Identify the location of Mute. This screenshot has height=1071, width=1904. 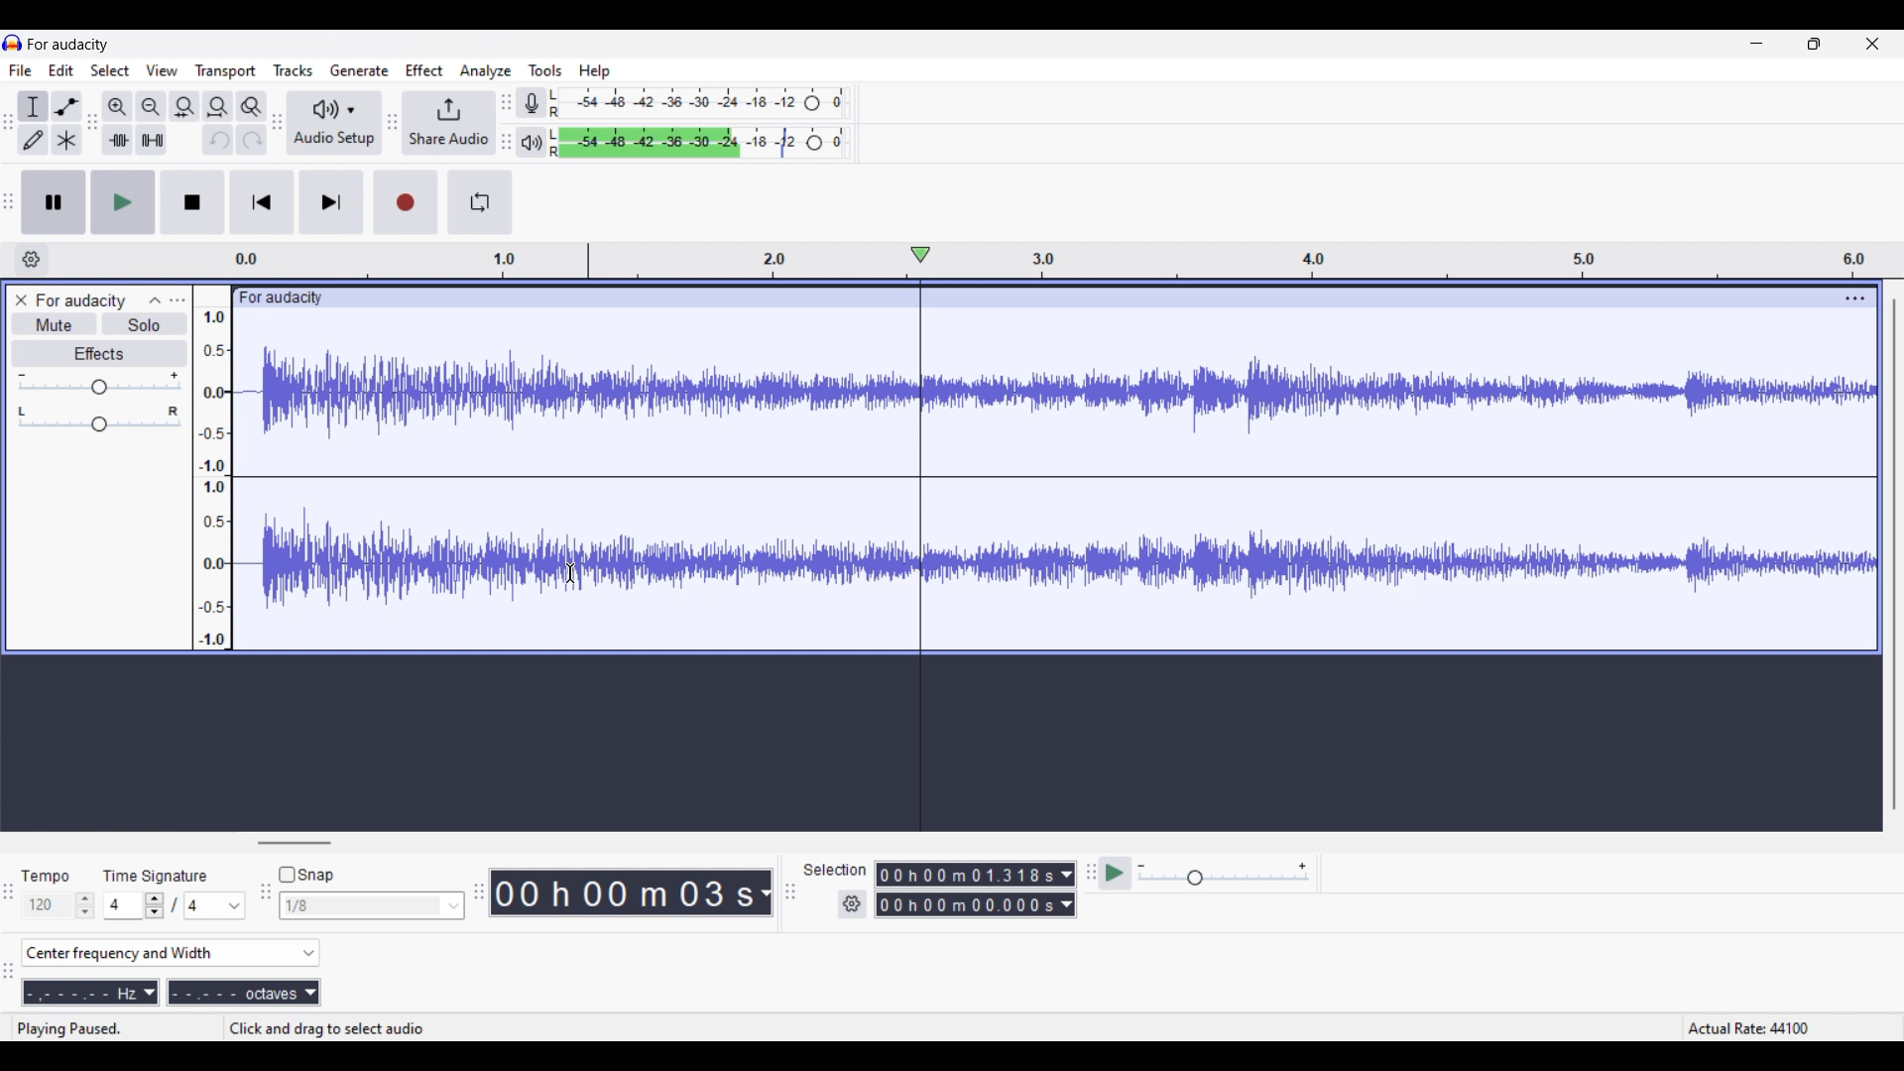
(55, 324).